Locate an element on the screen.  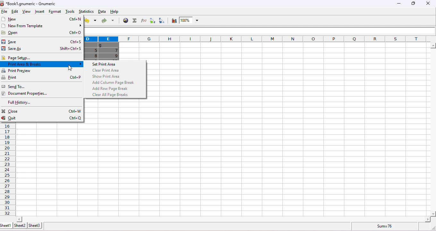
sort ascending is located at coordinates (151, 21).